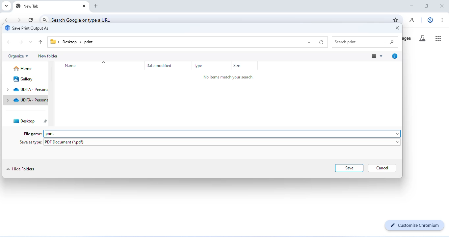 The image size is (449, 237). I want to click on home, so click(24, 69).